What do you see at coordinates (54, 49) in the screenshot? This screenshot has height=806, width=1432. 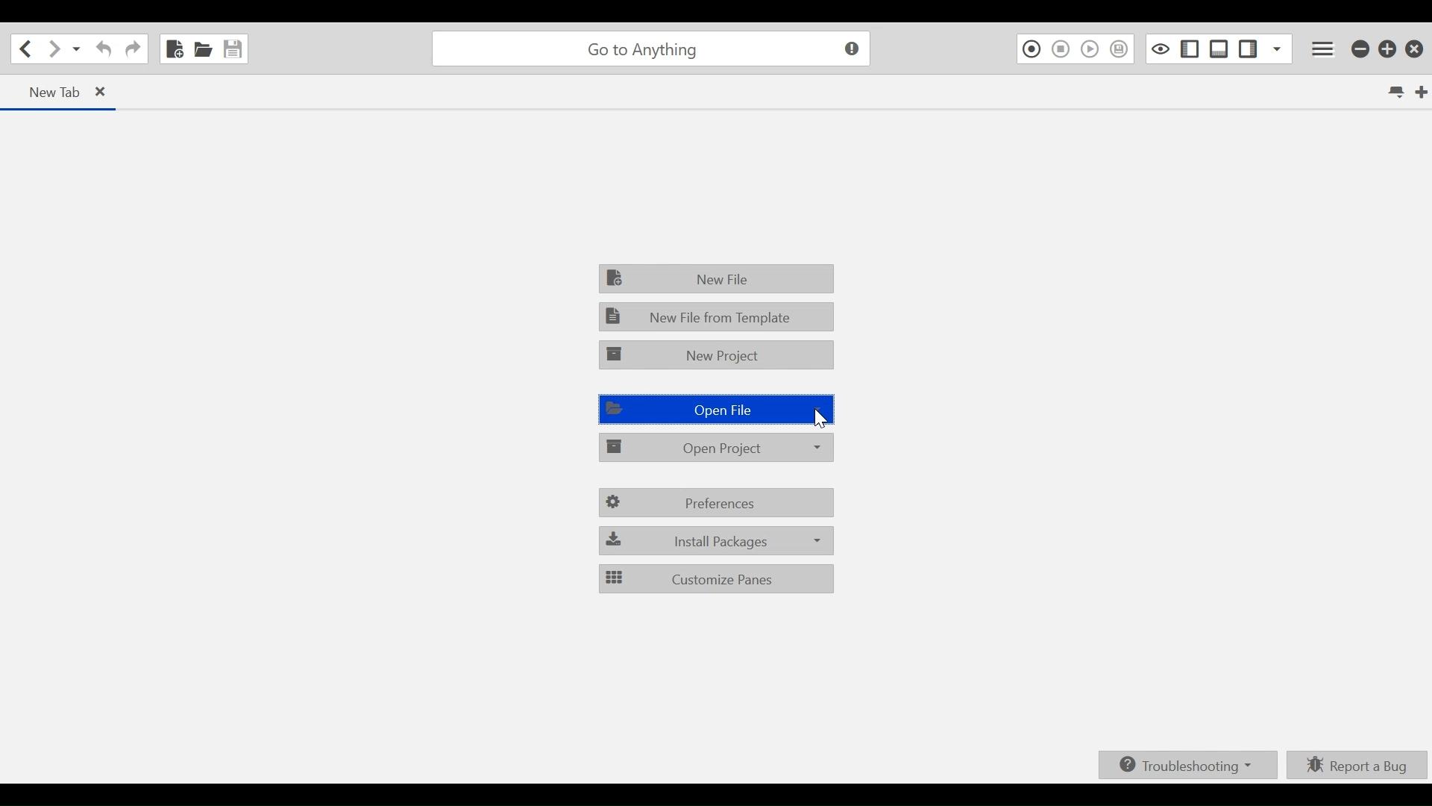 I see `Click to go forward one location` at bounding box center [54, 49].